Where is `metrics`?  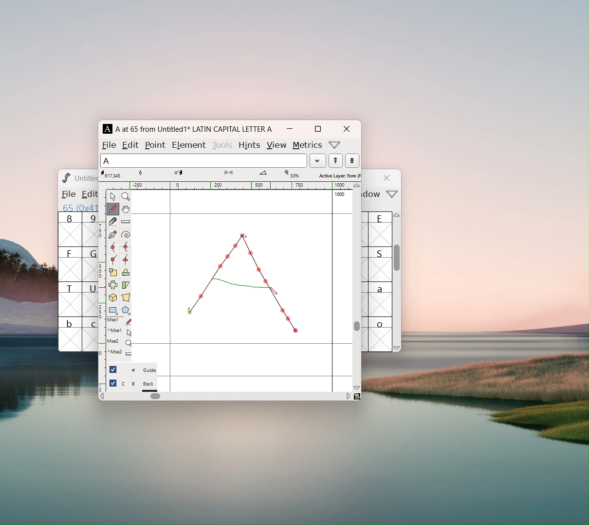
metrics is located at coordinates (308, 145).